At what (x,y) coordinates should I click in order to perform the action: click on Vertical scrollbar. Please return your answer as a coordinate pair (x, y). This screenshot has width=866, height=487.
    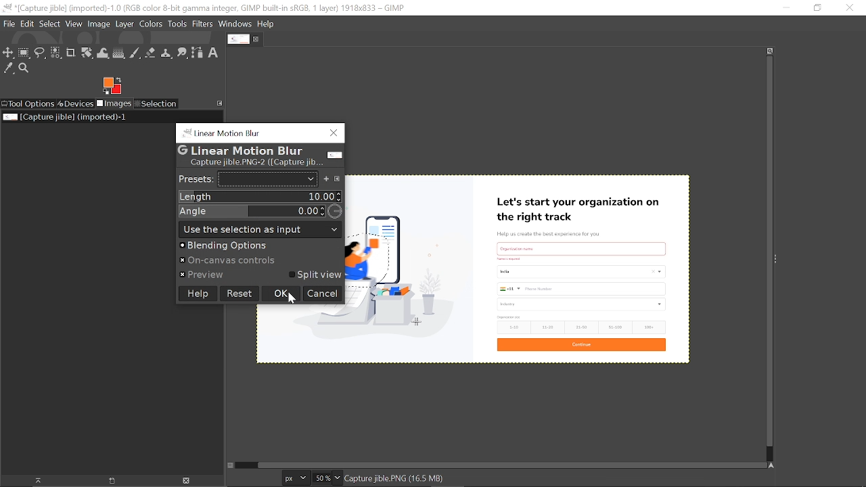
    Looking at the image, I should click on (767, 253).